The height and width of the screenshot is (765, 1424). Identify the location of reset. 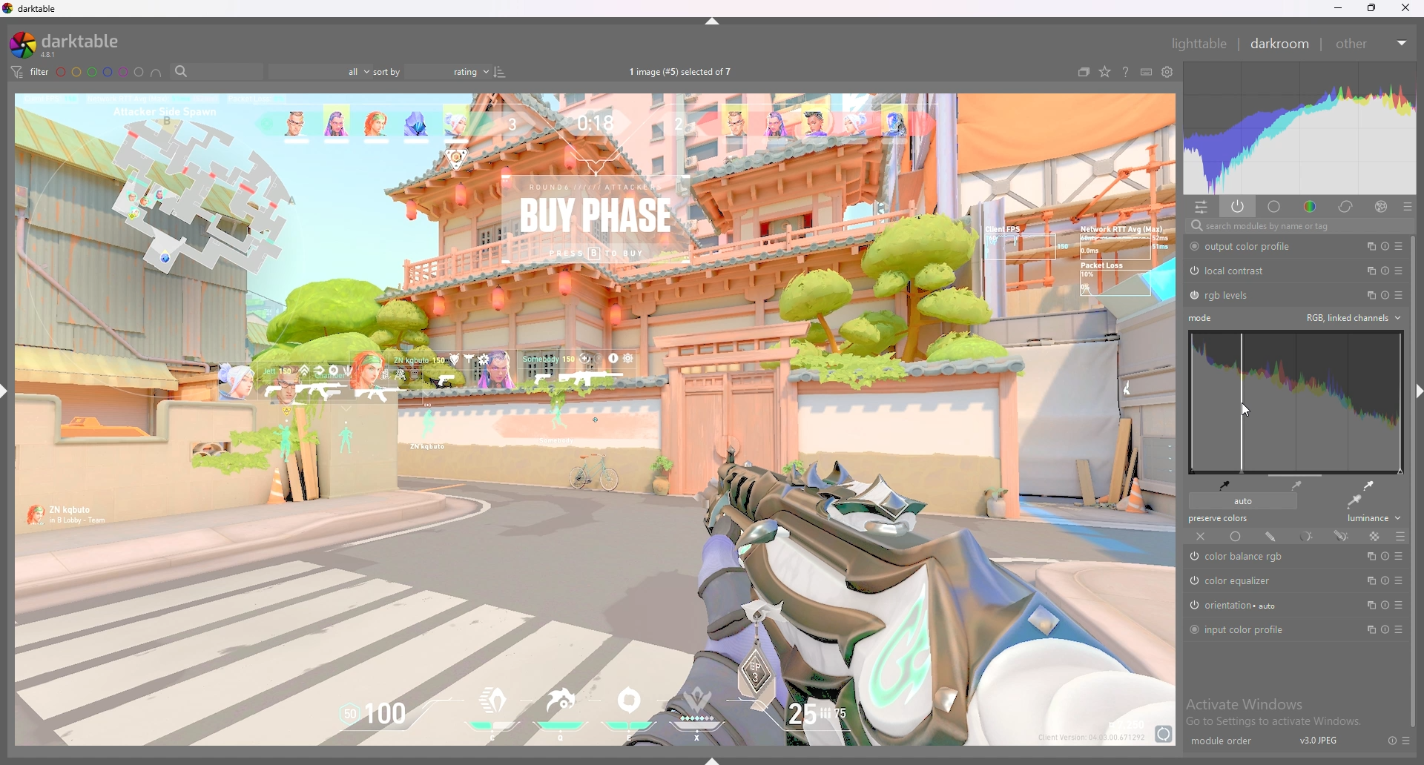
(1387, 740).